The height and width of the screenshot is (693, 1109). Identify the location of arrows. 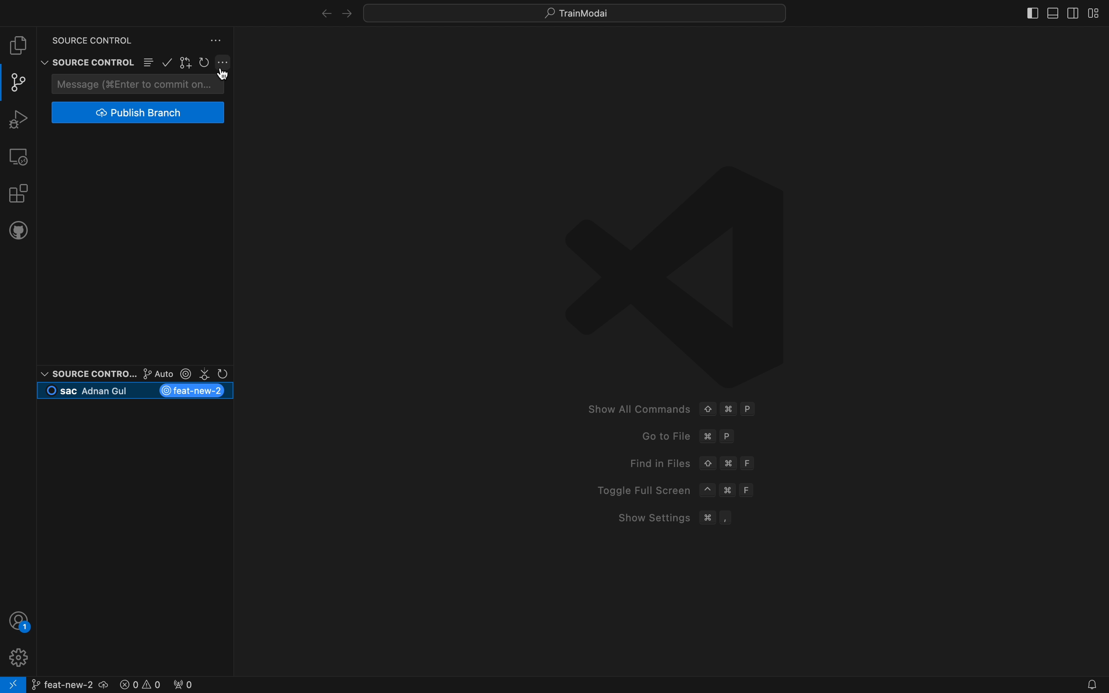
(332, 12).